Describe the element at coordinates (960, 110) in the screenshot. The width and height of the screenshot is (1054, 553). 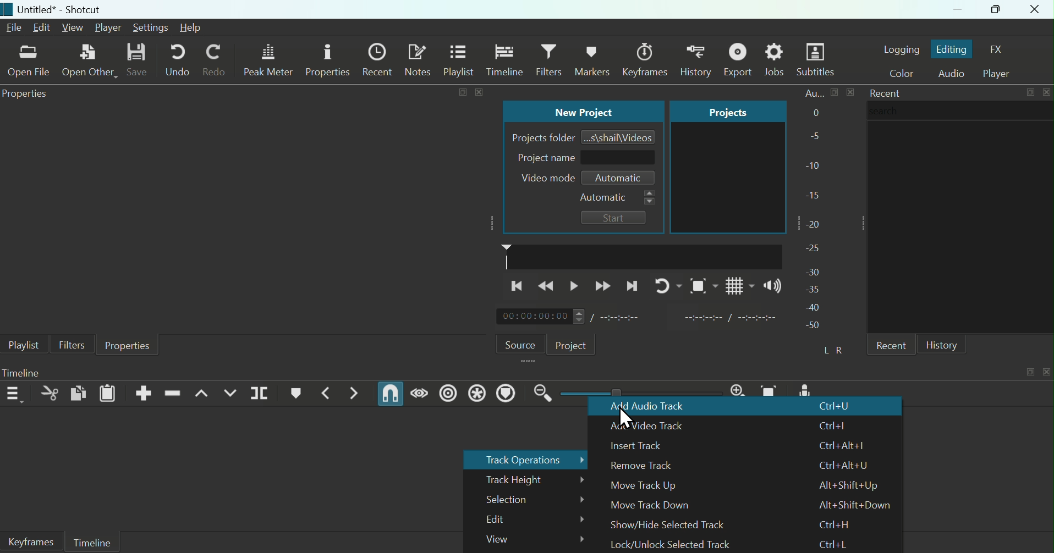
I see `search` at that location.